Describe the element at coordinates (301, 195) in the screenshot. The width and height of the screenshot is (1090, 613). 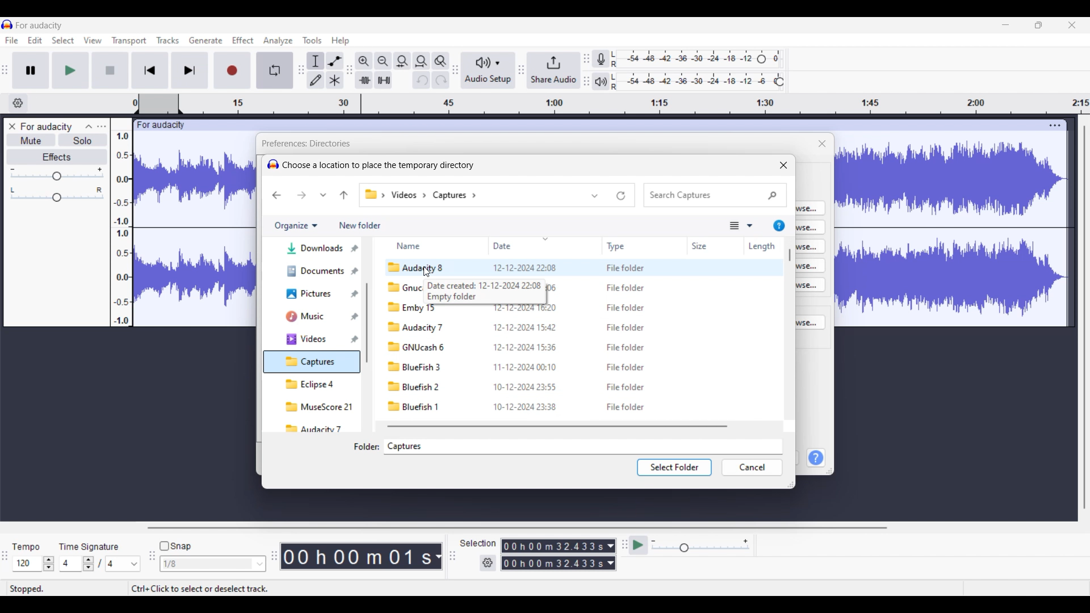
I see `Go forward` at that location.